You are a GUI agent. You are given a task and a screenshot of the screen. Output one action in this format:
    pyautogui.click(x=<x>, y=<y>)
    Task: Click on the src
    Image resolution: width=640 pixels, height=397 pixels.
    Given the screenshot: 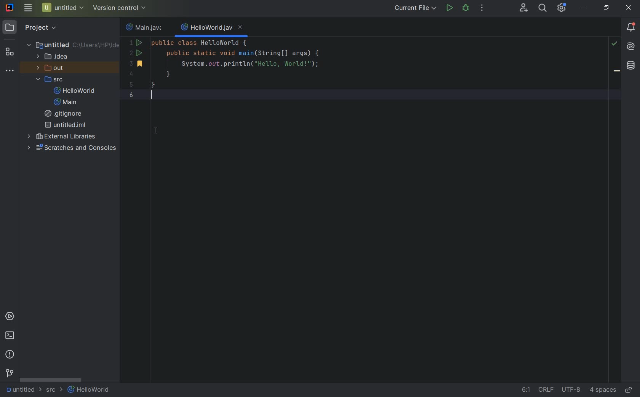 What is the action you would take?
    pyautogui.click(x=52, y=80)
    